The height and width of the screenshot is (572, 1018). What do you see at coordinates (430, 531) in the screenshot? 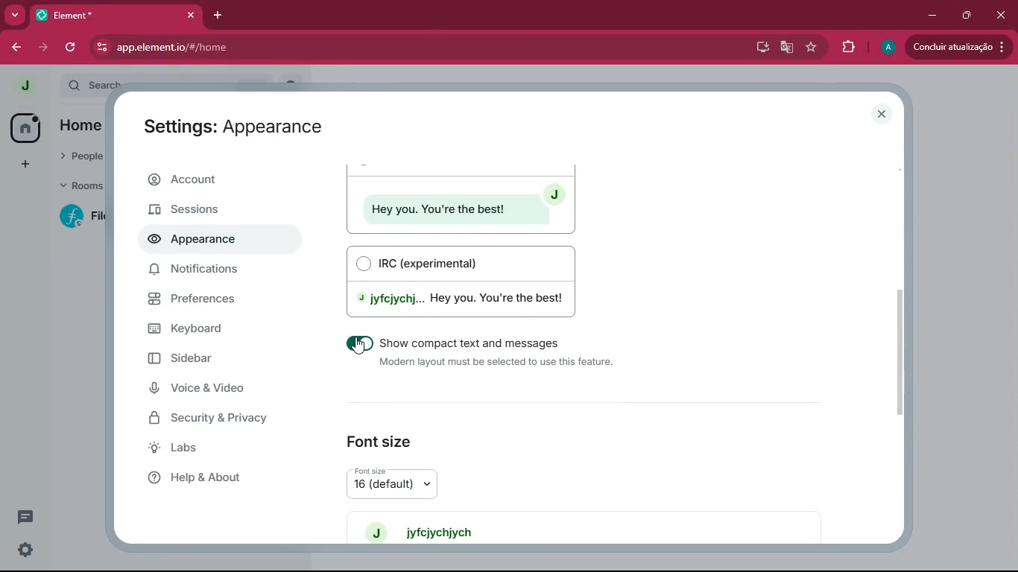
I see `jyfeiychiych` at bounding box center [430, 531].